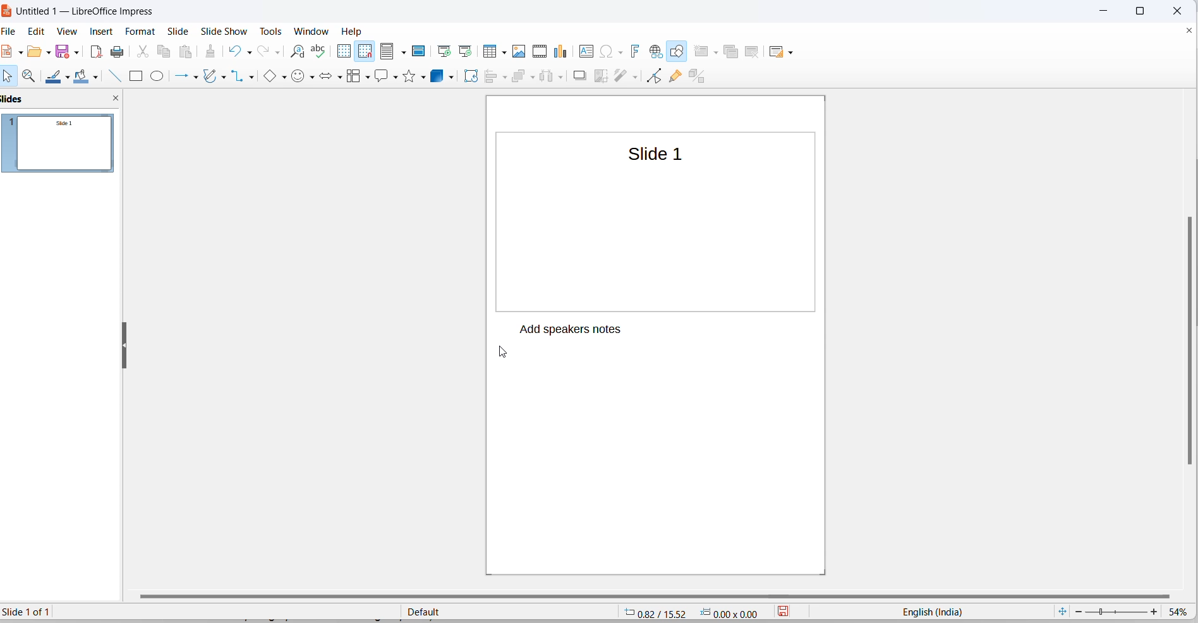 This screenshot has height=623, width=1198. What do you see at coordinates (39, 31) in the screenshot?
I see `edit` at bounding box center [39, 31].